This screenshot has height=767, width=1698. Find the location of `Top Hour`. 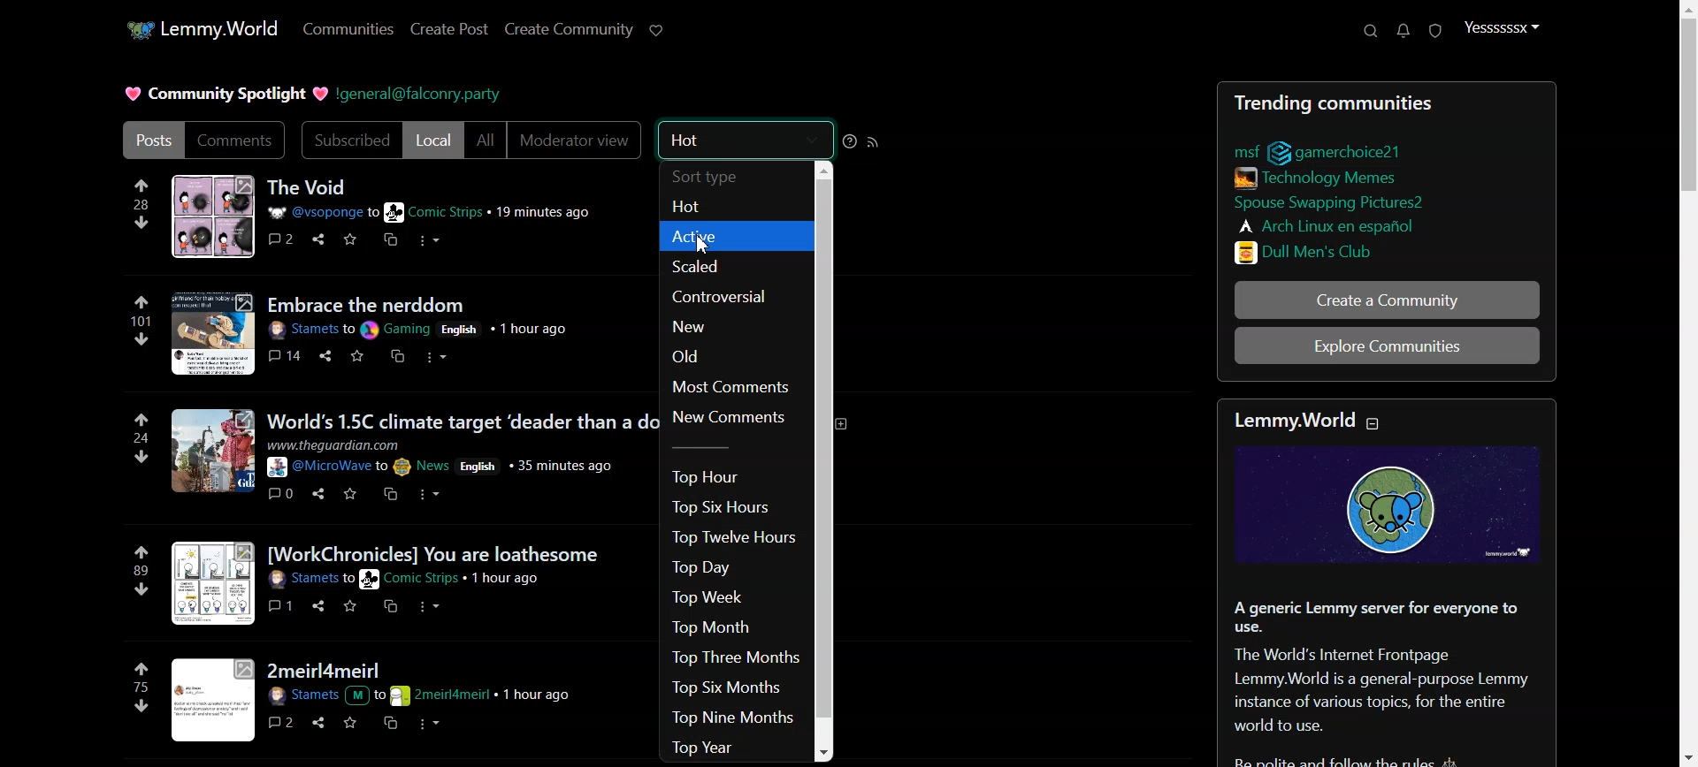

Top Hour is located at coordinates (730, 476).